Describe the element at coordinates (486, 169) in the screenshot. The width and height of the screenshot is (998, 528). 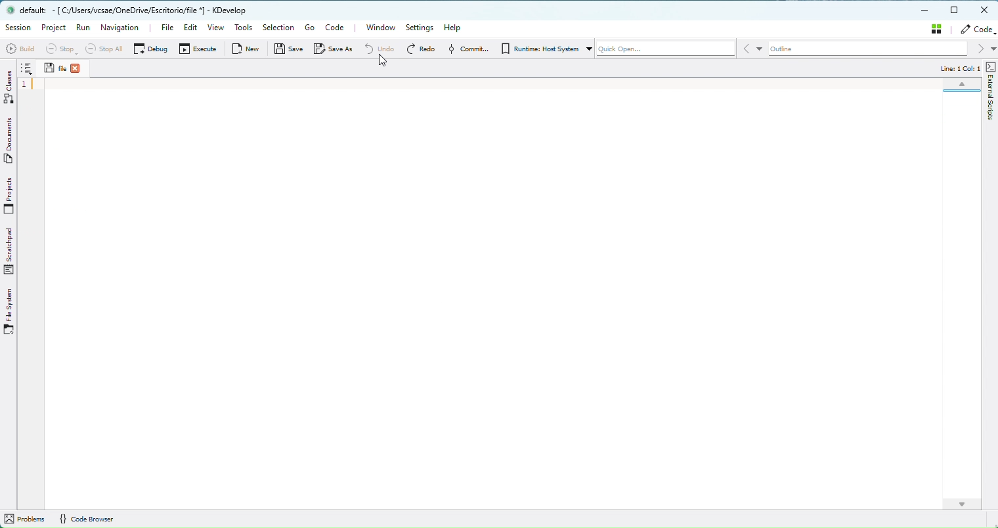
I see `Canvas` at that location.